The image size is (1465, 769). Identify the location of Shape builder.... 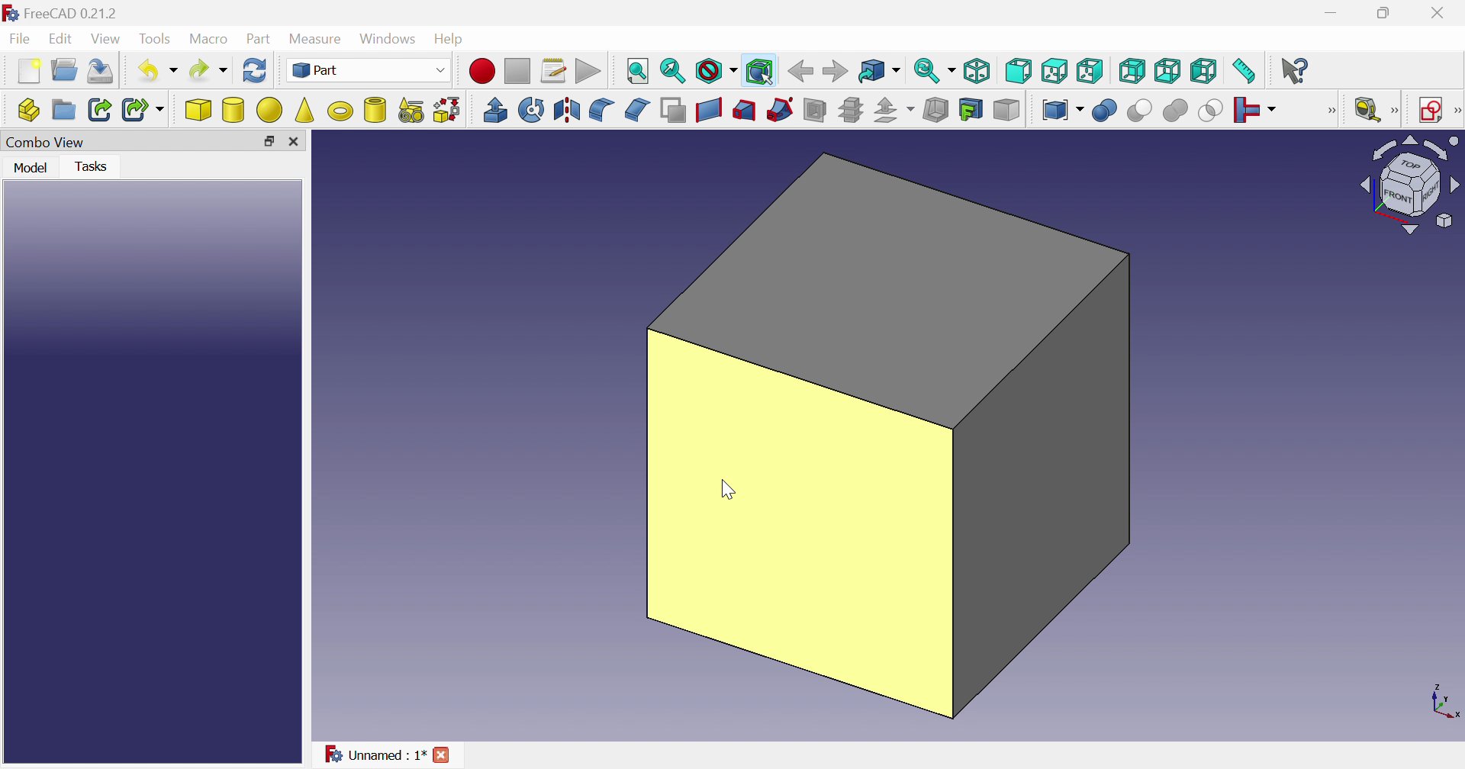
(446, 110).